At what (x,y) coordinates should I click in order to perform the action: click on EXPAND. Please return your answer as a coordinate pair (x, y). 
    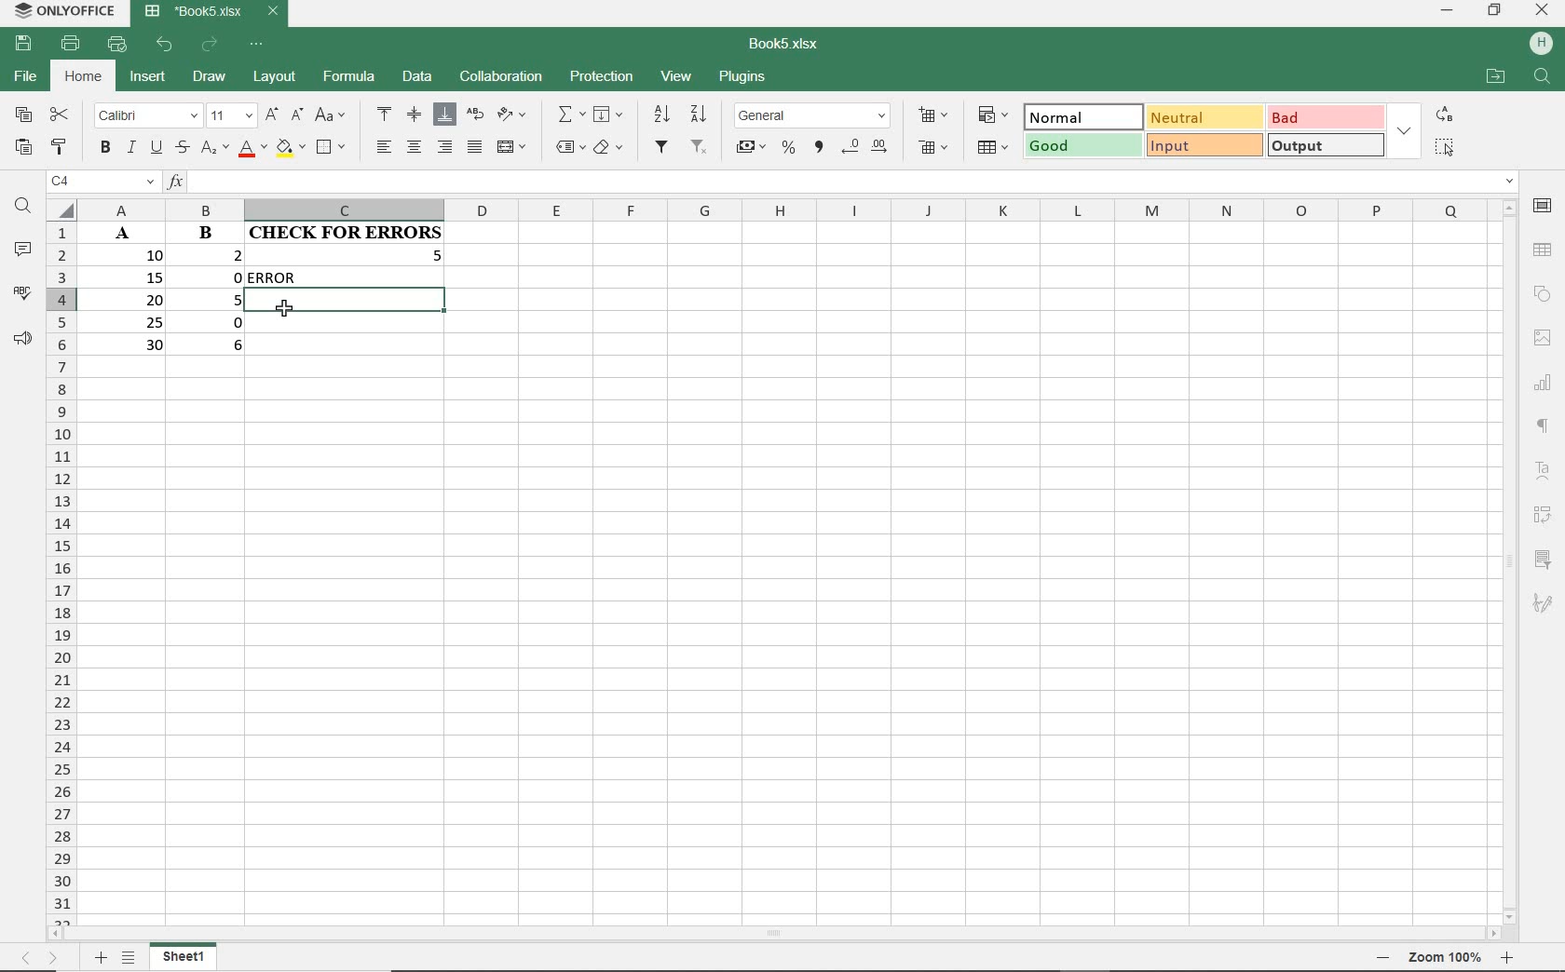
    Looking at the image, I should click on (1405, 128).